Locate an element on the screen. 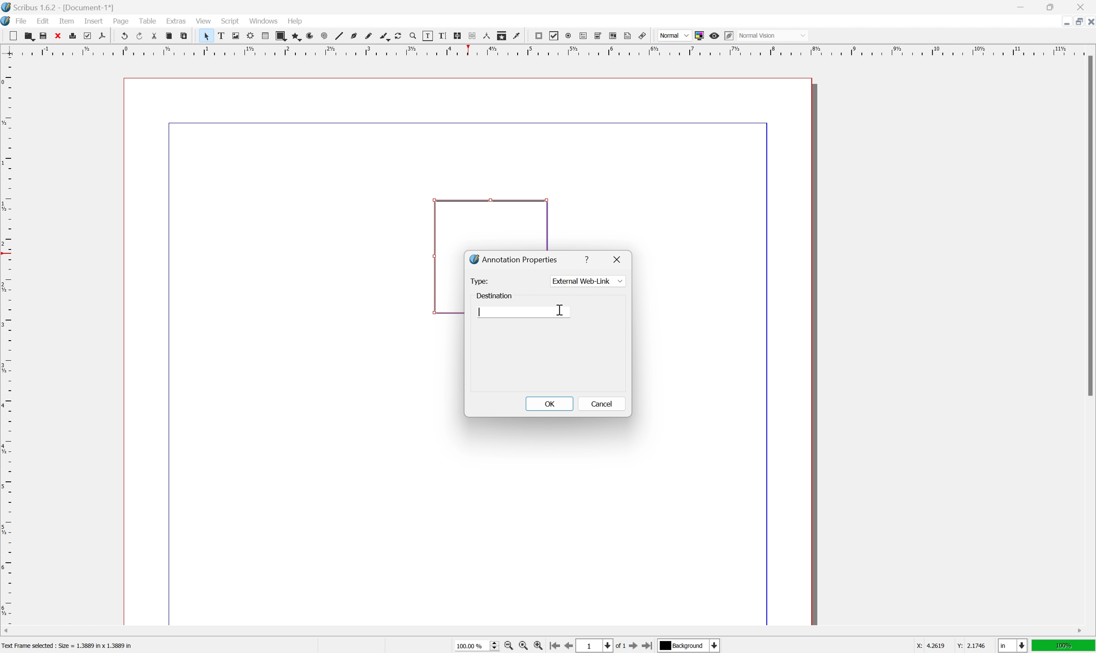 Image resolution: width=1096 pixels, height=653 pixels. table is located at coordinates (265, 36).